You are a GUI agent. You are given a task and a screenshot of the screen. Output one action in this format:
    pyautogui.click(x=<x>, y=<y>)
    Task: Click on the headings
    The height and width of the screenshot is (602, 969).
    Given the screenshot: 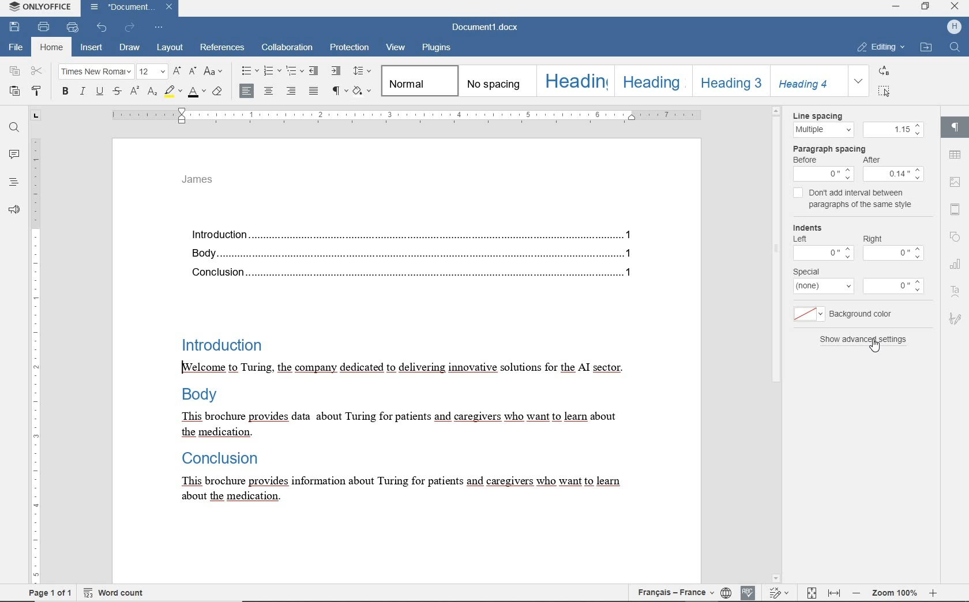 What is the action you would take?
    pyautogui.click(x=13, y=183)
    